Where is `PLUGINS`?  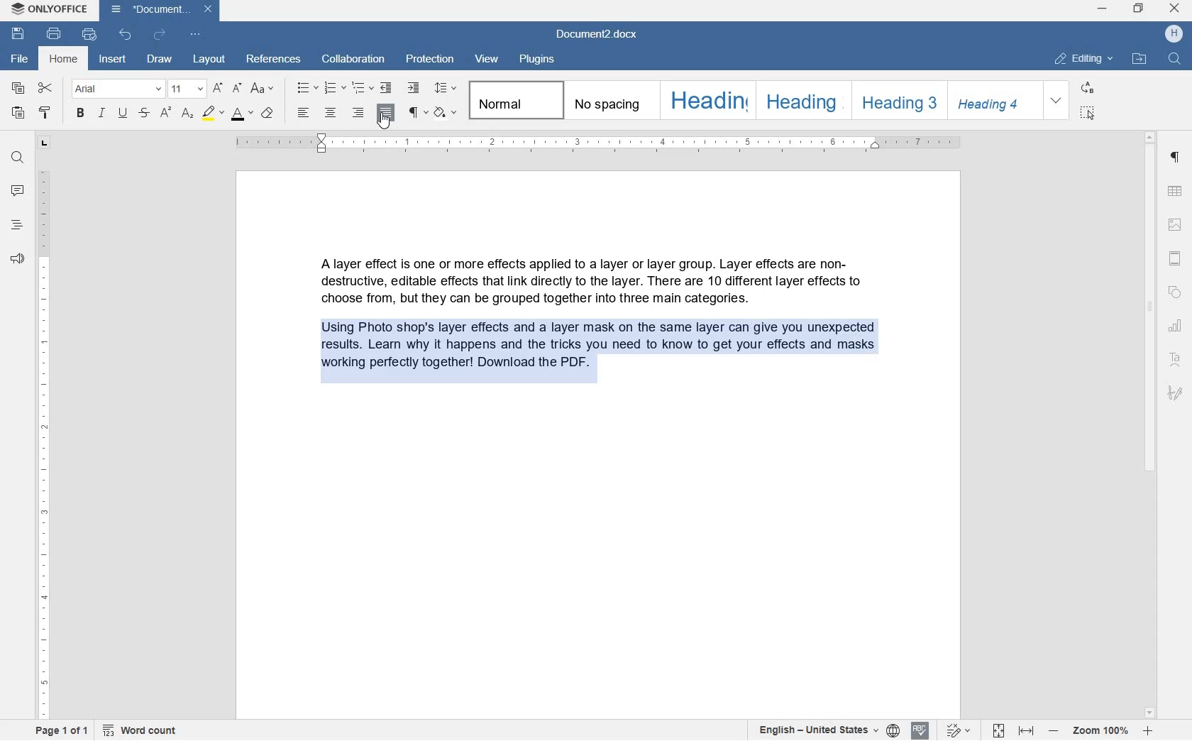
PLUGINS is located at coordinates (536, 60).